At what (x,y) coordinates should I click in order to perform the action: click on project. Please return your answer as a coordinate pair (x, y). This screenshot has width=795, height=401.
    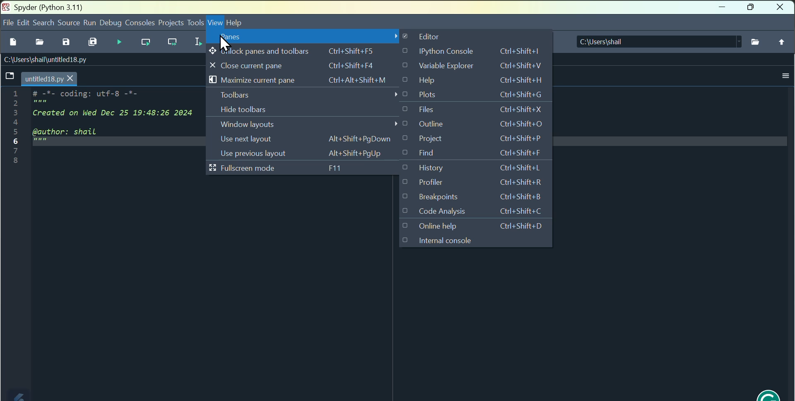
    Looking at the image, I should click on (171, 22).